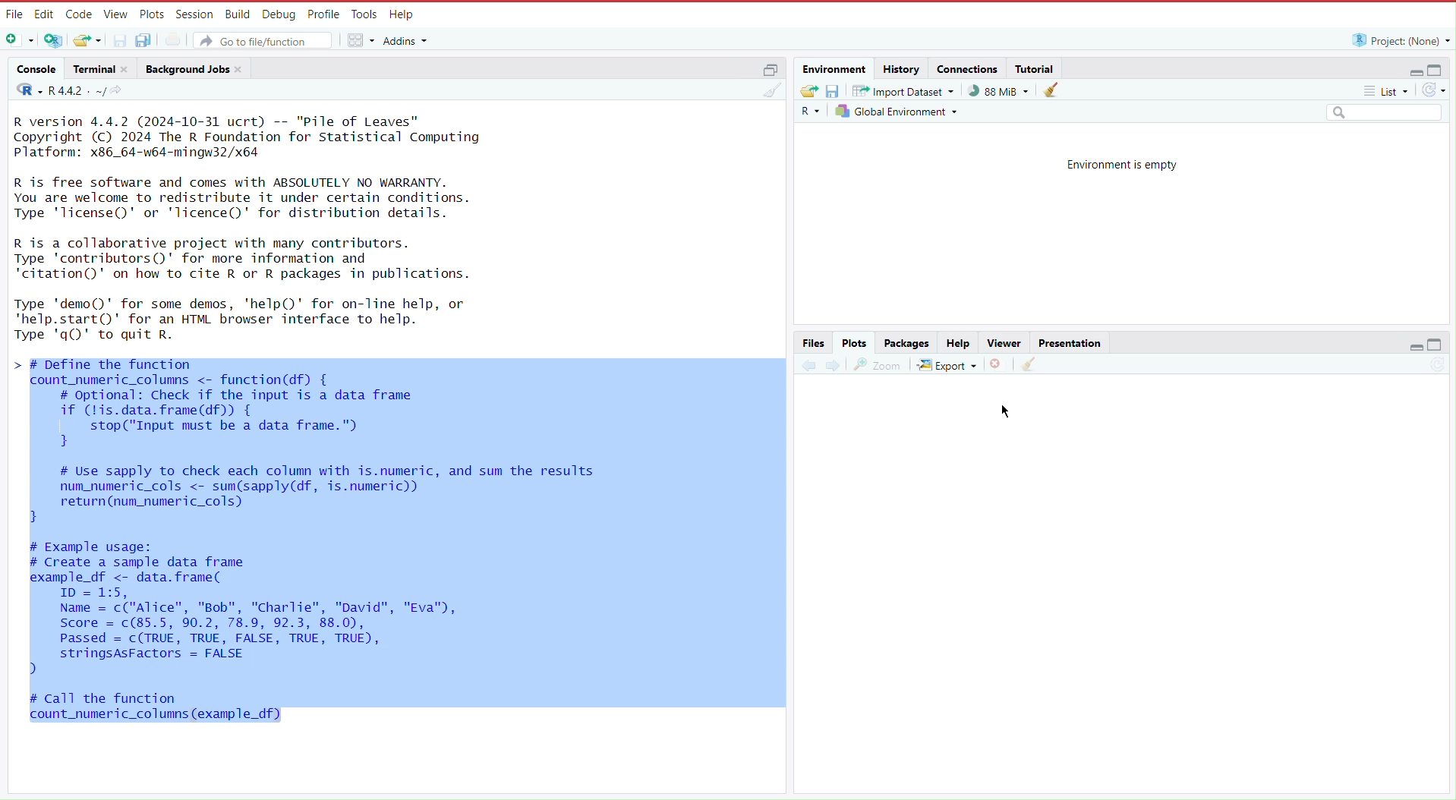  Describe the element at coordinates (833, 363) in the screenshot. I see `Go forward to the next source location (Ctrl + F10)` at that location.